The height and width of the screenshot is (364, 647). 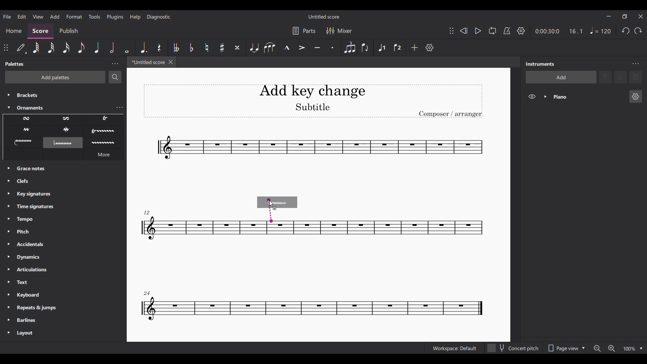 I want to click on Current tab, so click(x=147, y=62).